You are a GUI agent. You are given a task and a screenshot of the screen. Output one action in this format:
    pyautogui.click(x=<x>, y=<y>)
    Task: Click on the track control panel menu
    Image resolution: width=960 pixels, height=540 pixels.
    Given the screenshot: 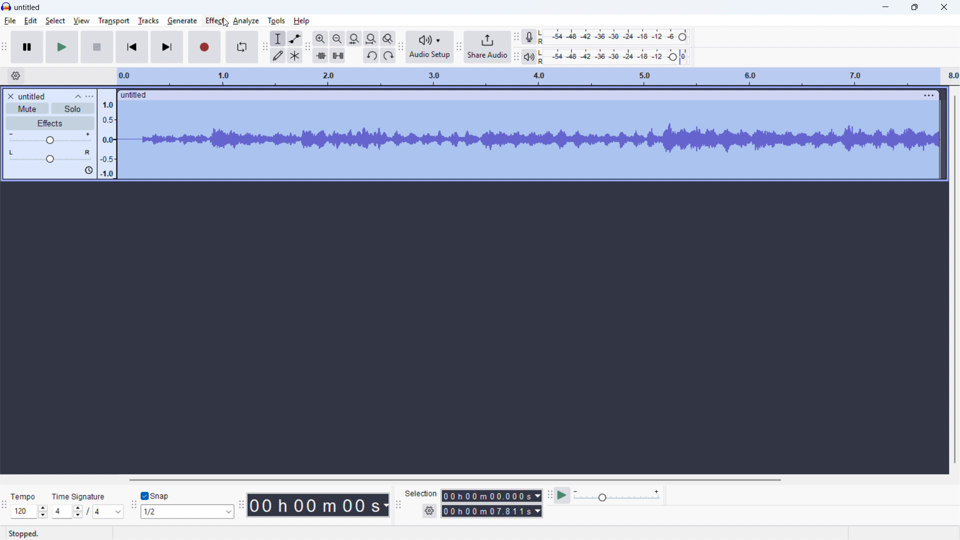 What is the action you would take?
    pyautogui.click(x=89, y=96)
    